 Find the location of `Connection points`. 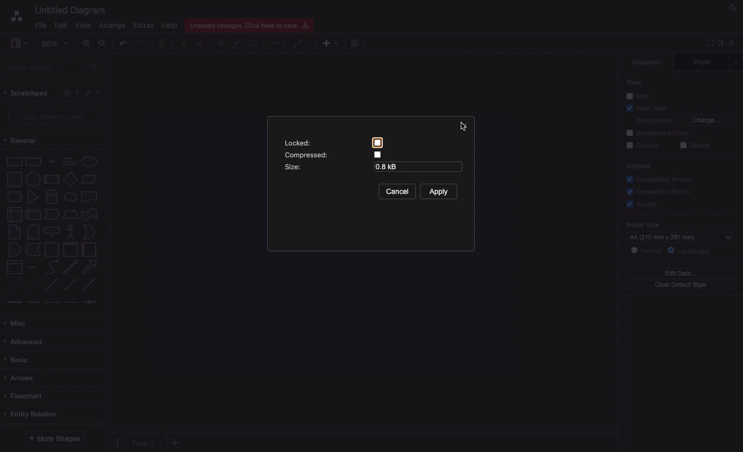

Connection points is located at coordinates (657, 191).